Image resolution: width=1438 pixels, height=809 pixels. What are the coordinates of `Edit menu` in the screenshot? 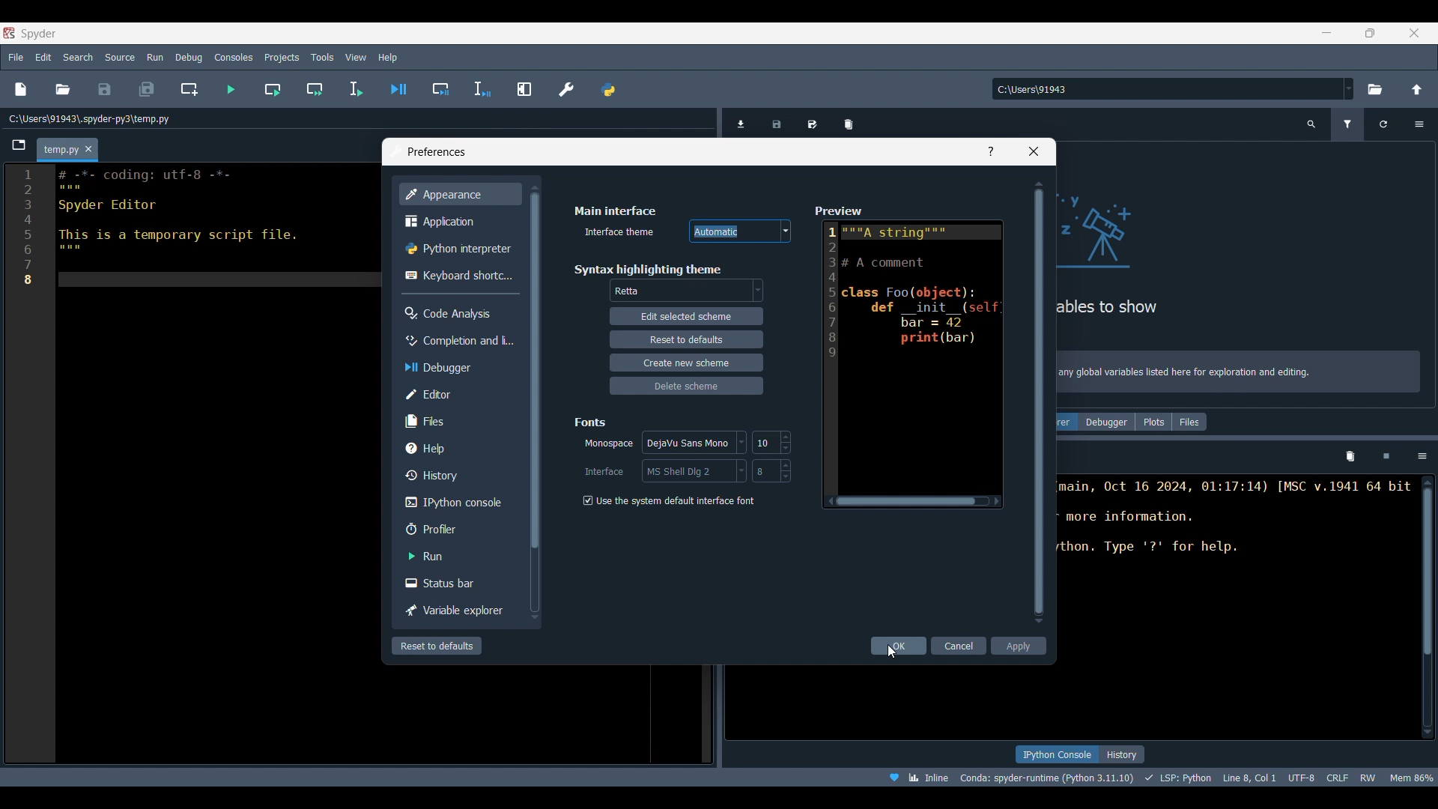 It's located at (43, 58).